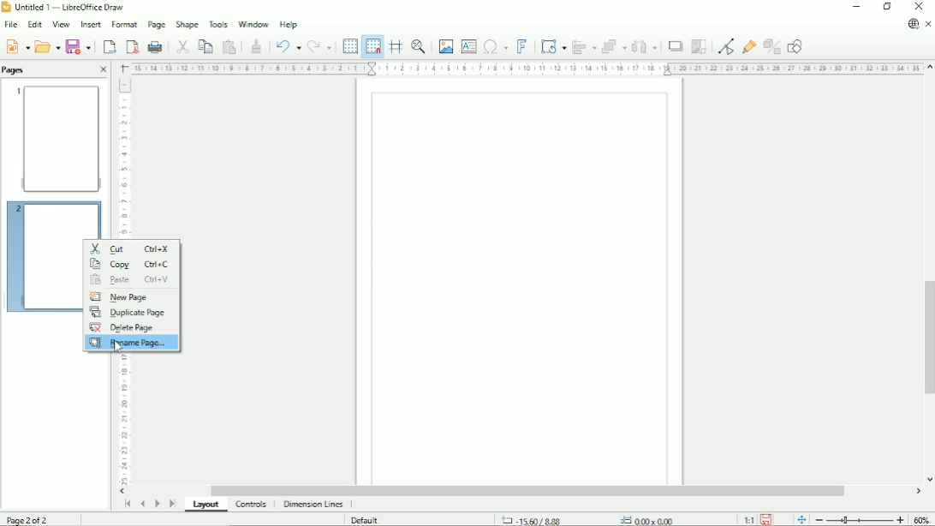  What do you see at coordinates (699, 46) in the screenshot?
I see `Crop image` at bounding box center [699, 46].